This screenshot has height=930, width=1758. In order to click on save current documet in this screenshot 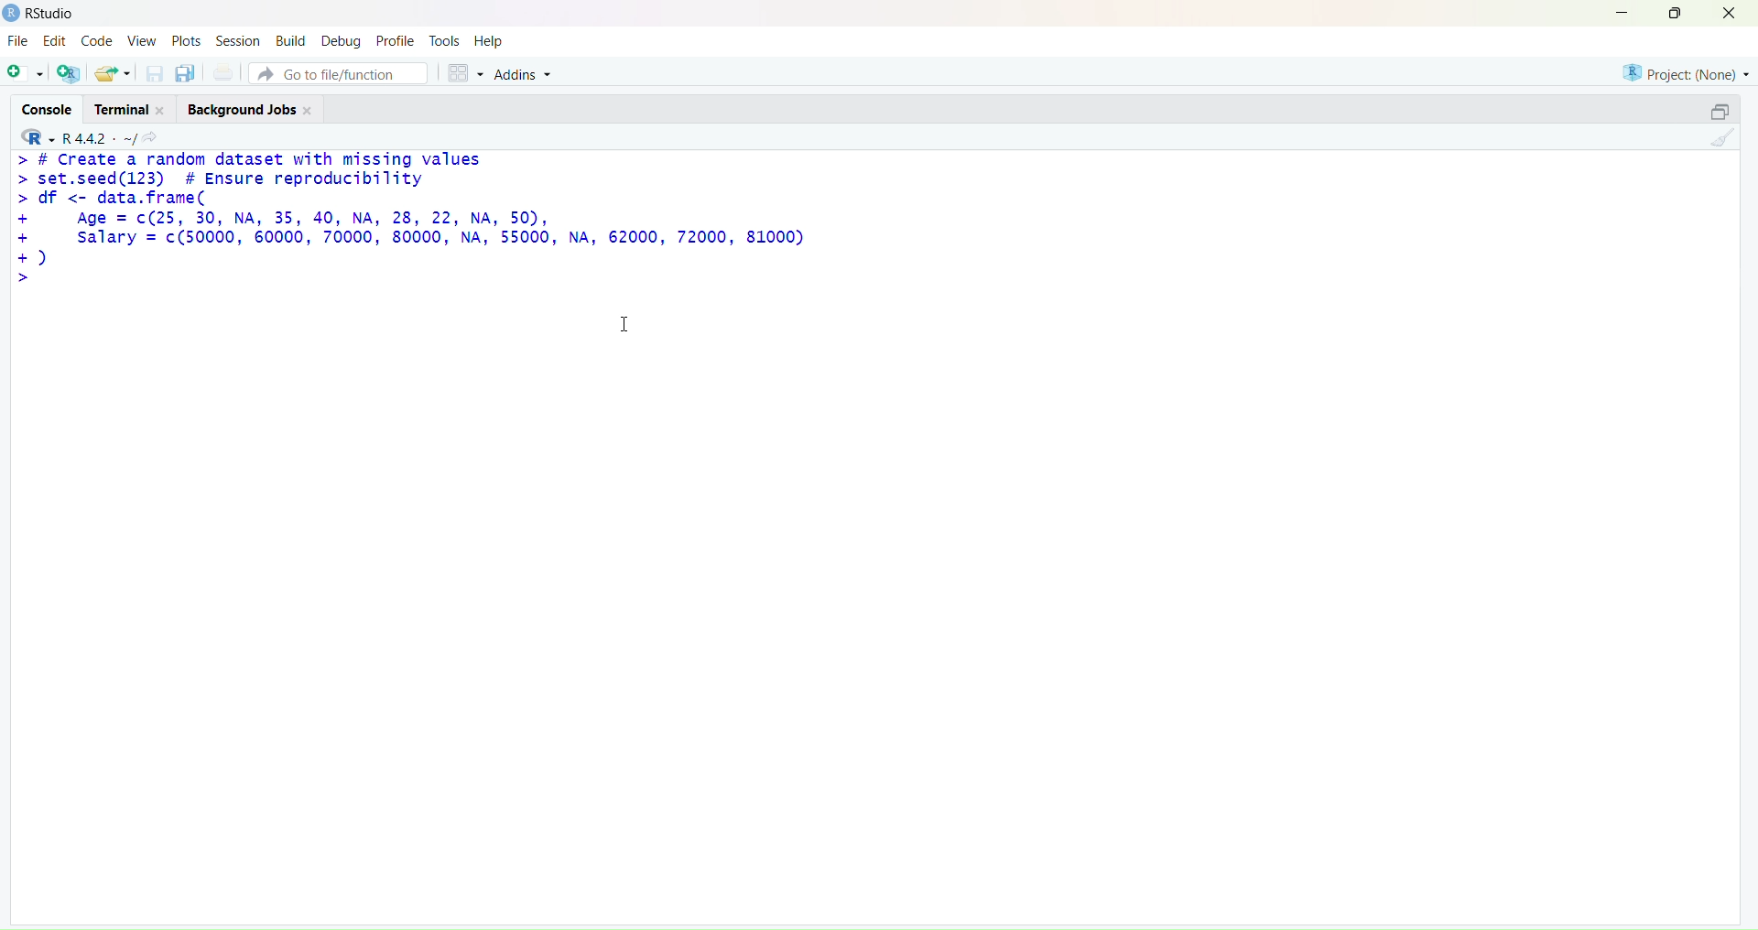, I will do `click(153, 74)`.